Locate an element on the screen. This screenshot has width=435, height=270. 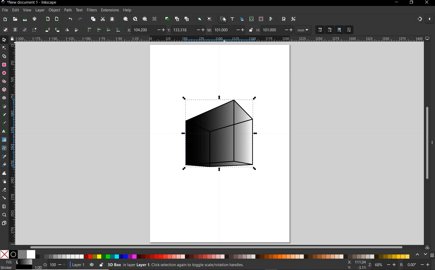
MOVE GRADIENTS is located at coordinates (339, 29).